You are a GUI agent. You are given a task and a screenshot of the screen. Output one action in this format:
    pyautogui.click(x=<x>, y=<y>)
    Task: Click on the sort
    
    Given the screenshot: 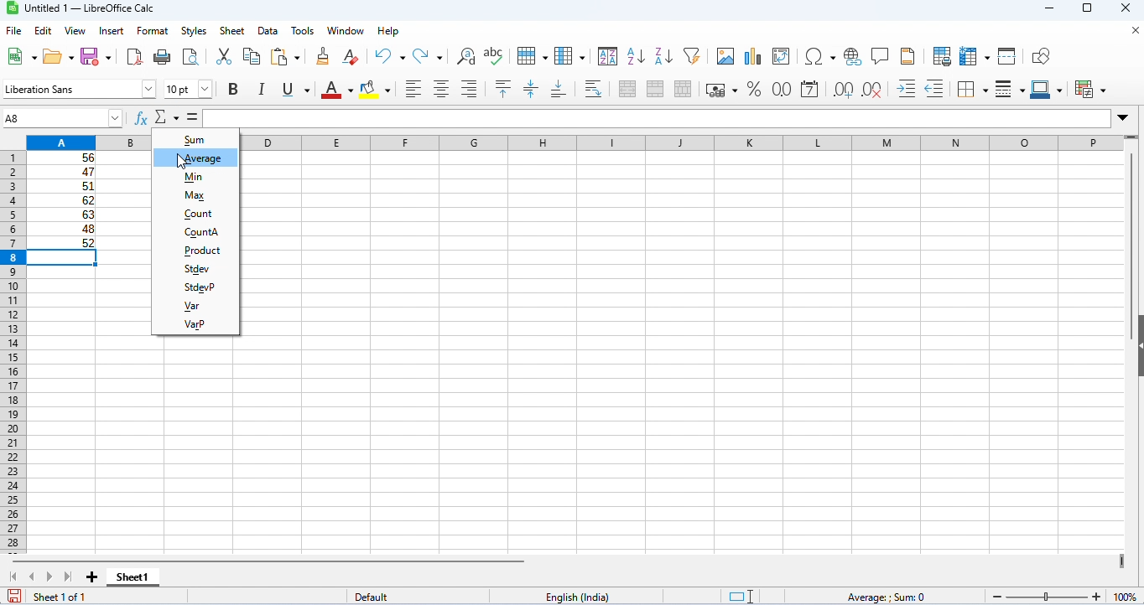 What is the action you would take?
    pyautogui.click(x=608, y=55)
    